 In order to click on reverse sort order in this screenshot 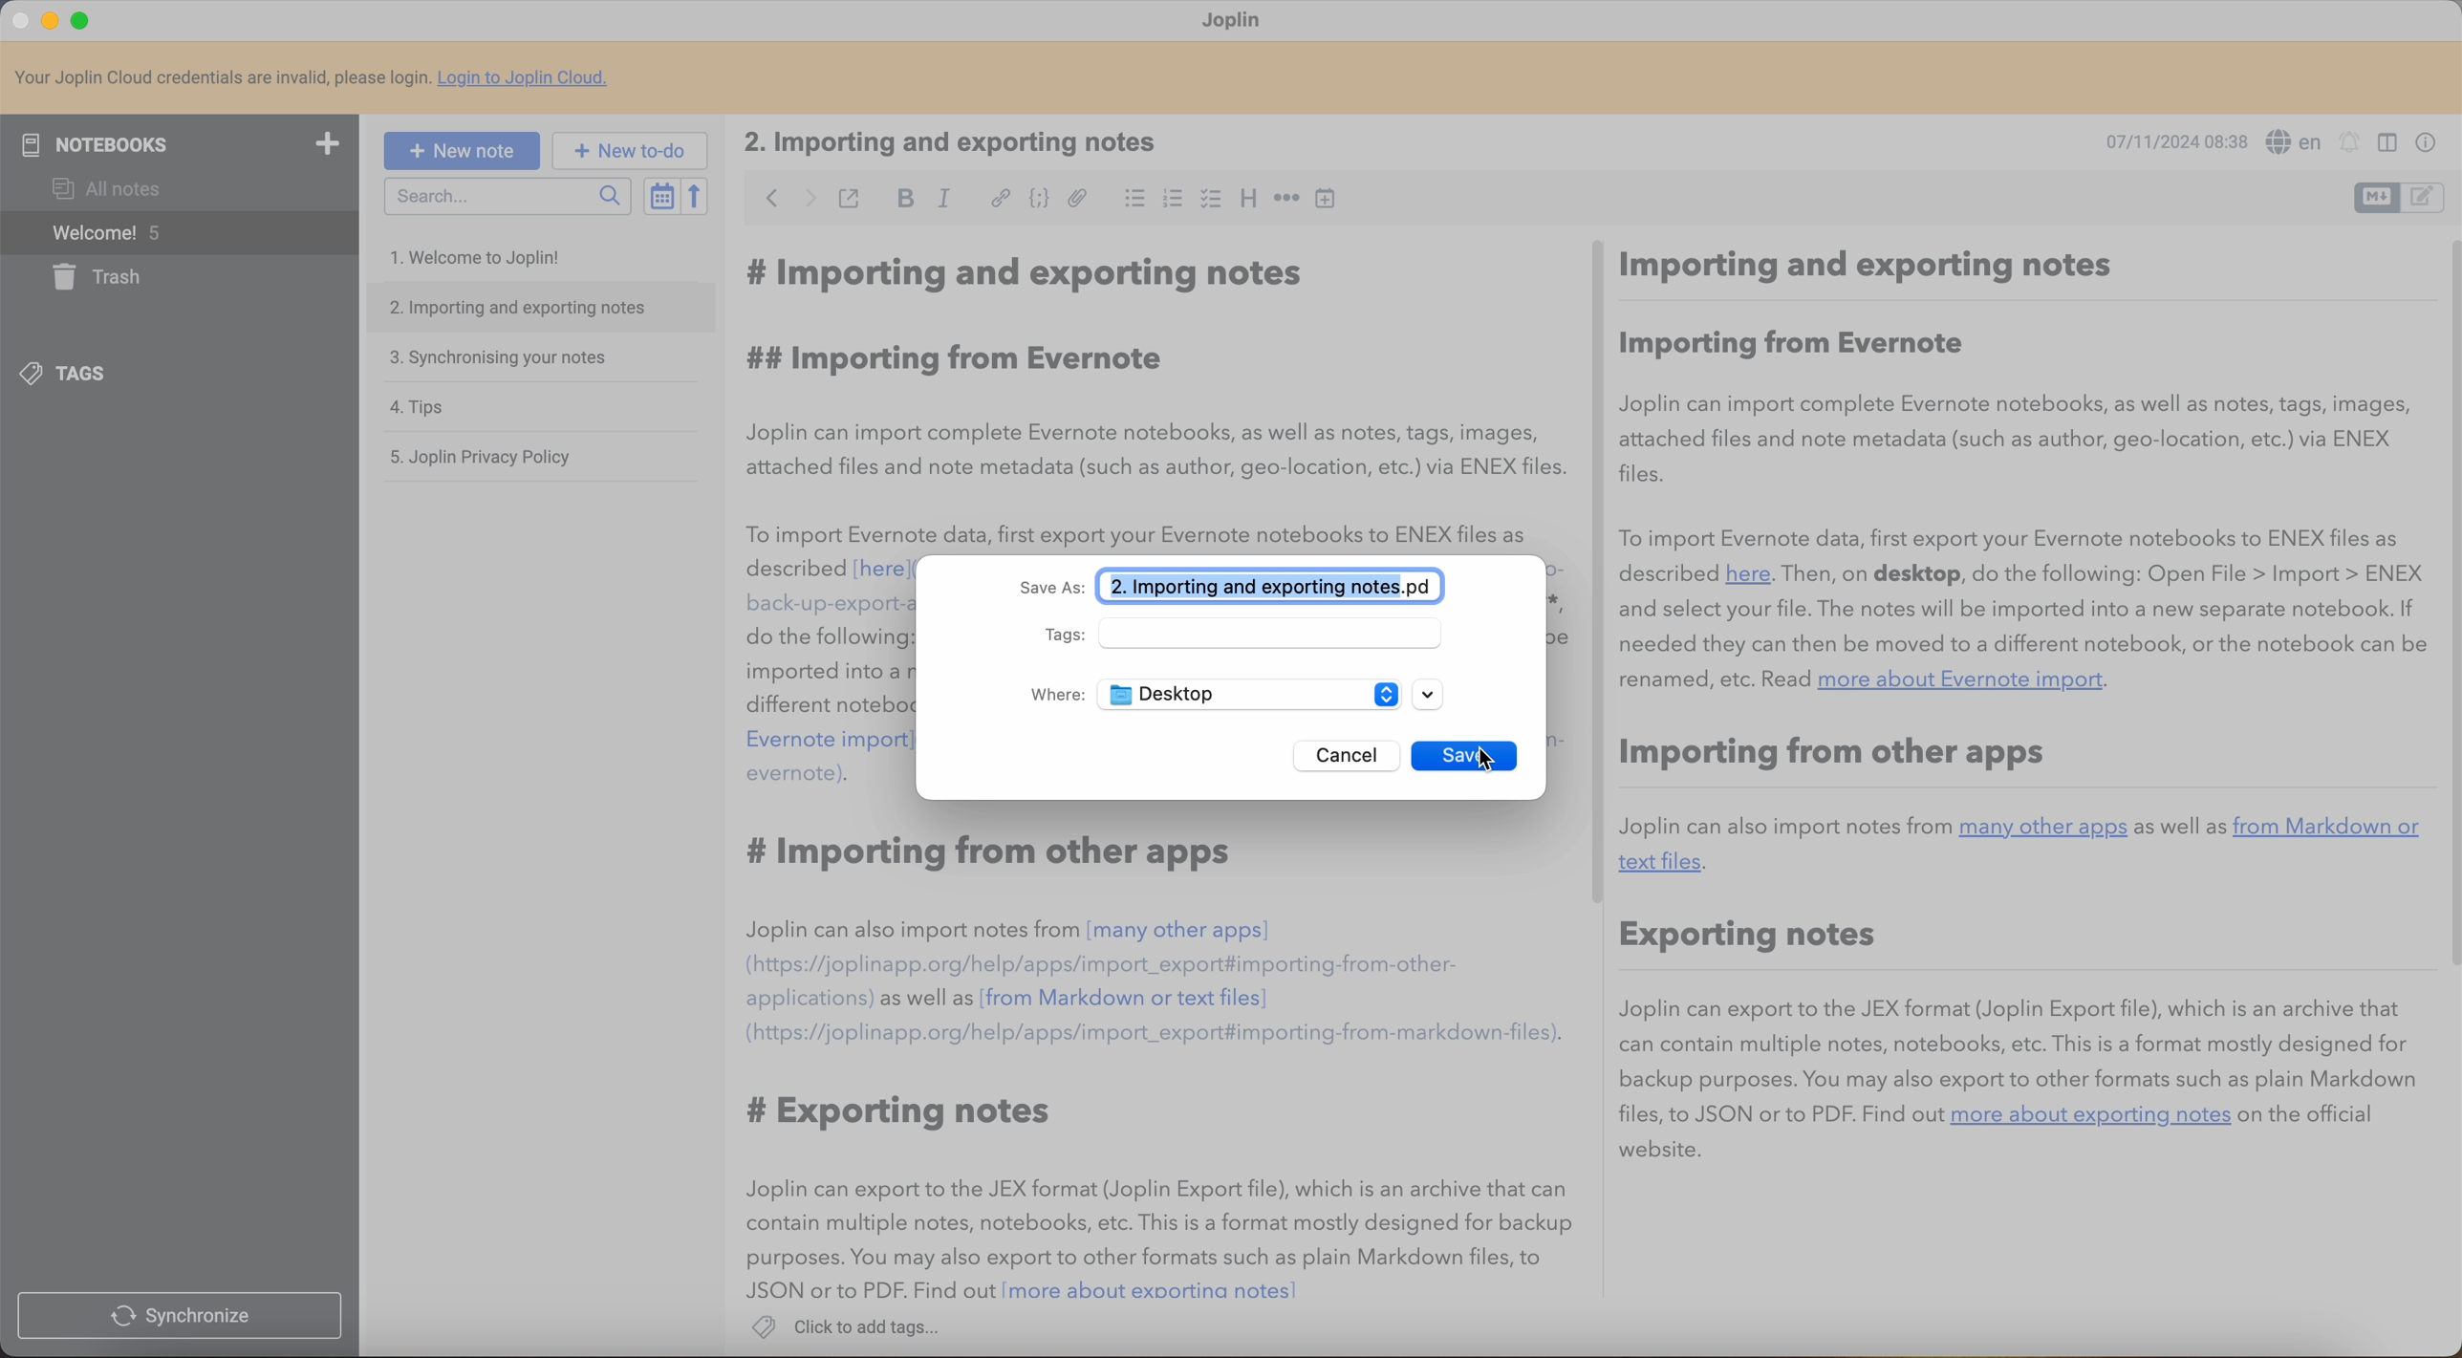, I will do `click(693, 197)`.